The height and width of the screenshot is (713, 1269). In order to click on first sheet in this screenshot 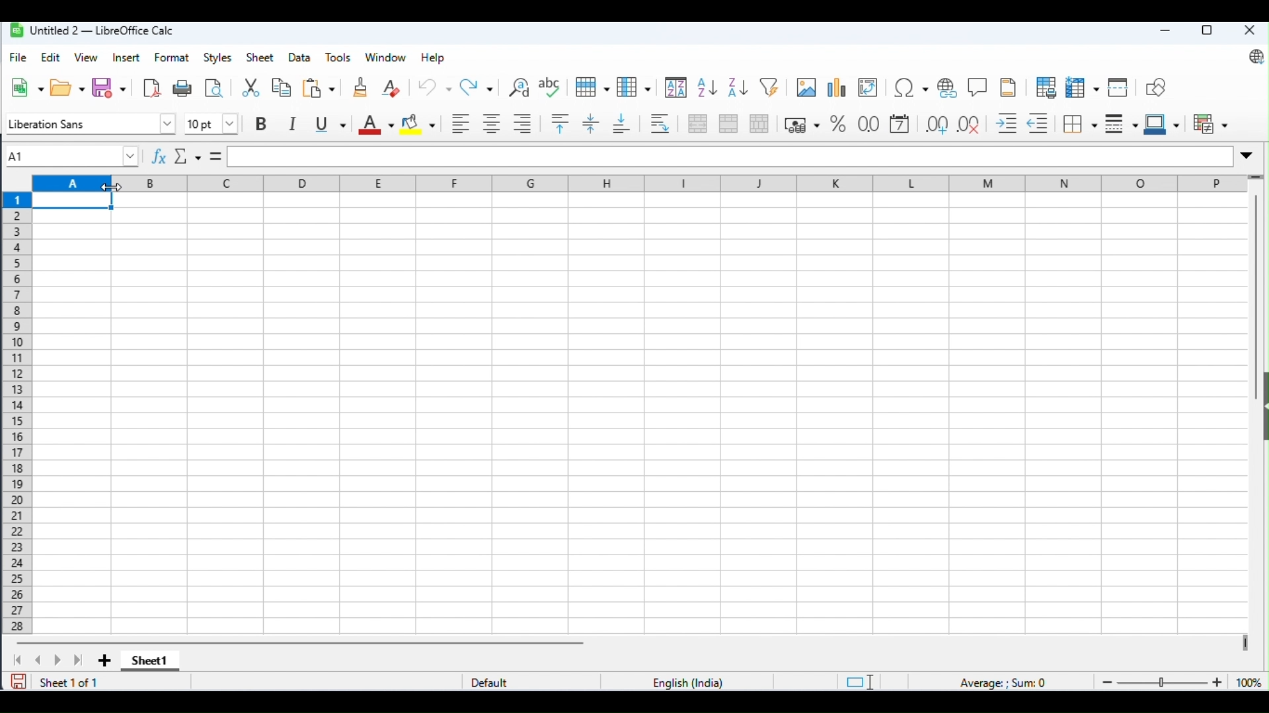, I will do `click(19, 660)`.